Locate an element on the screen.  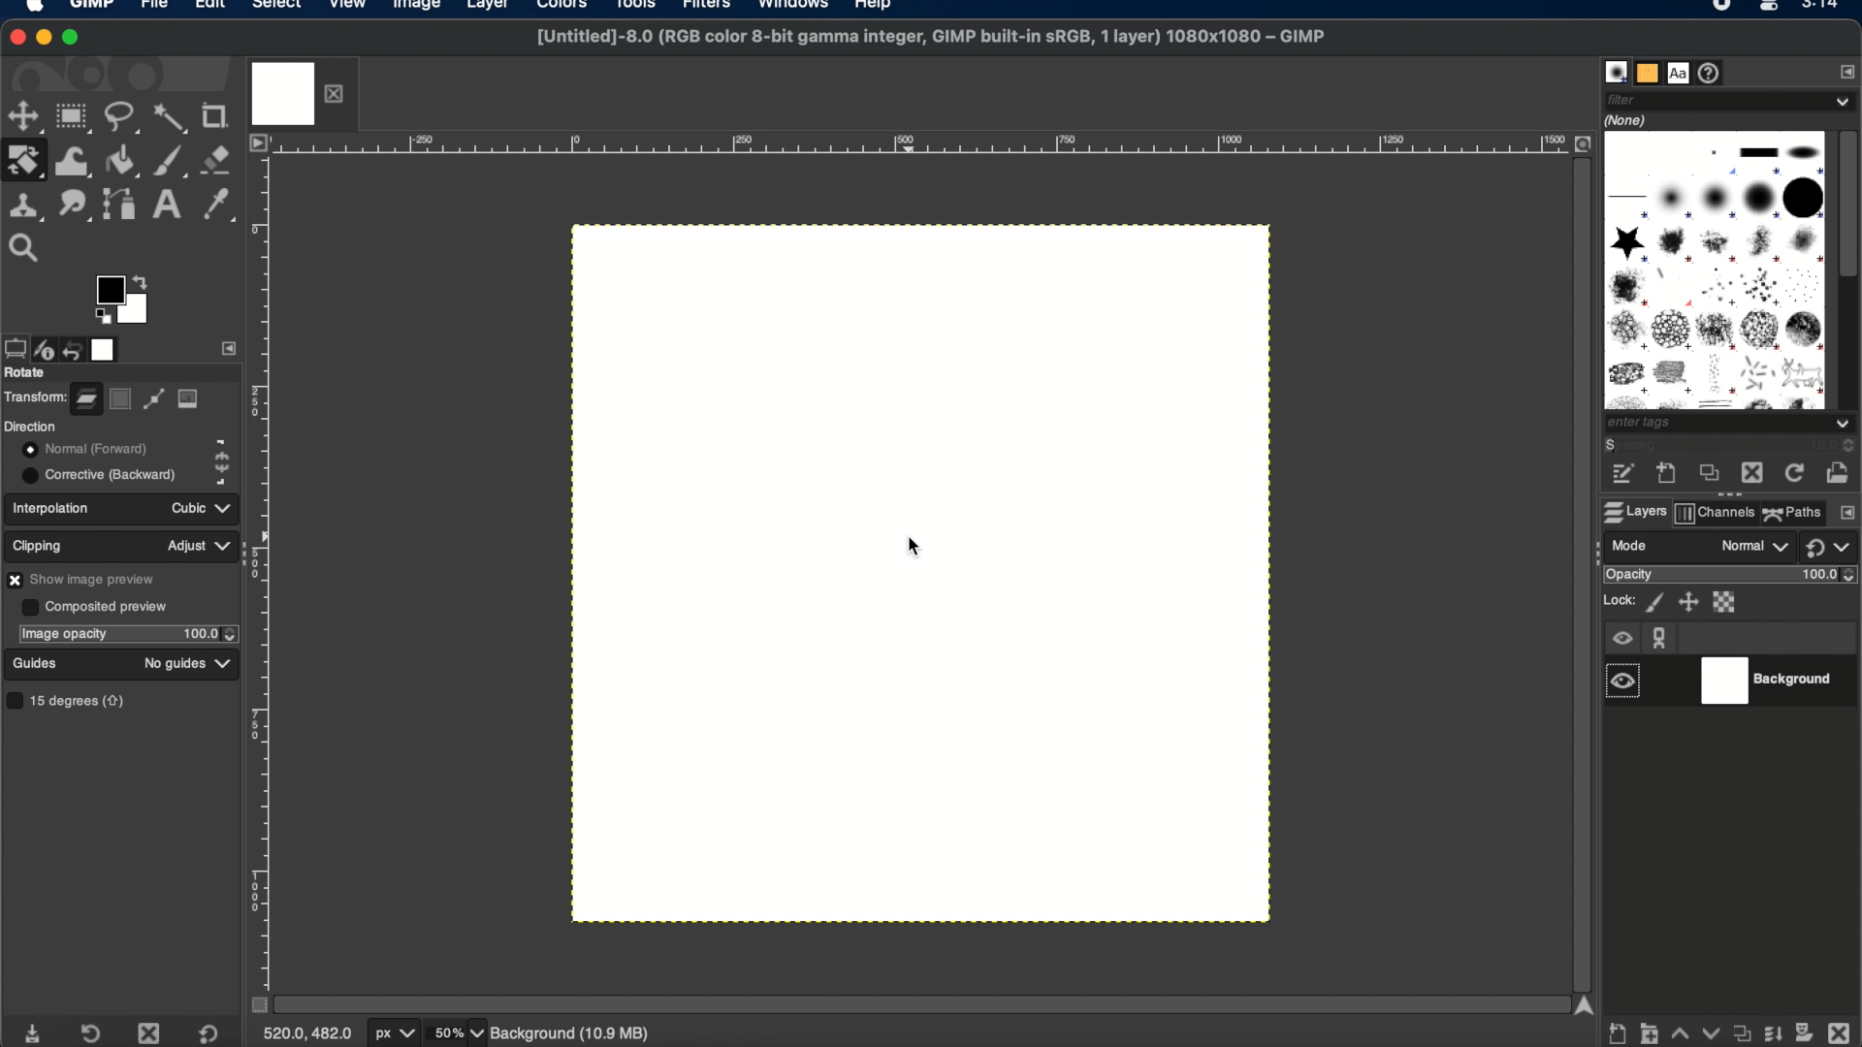
crop tool is located at coordinates (219, 115).